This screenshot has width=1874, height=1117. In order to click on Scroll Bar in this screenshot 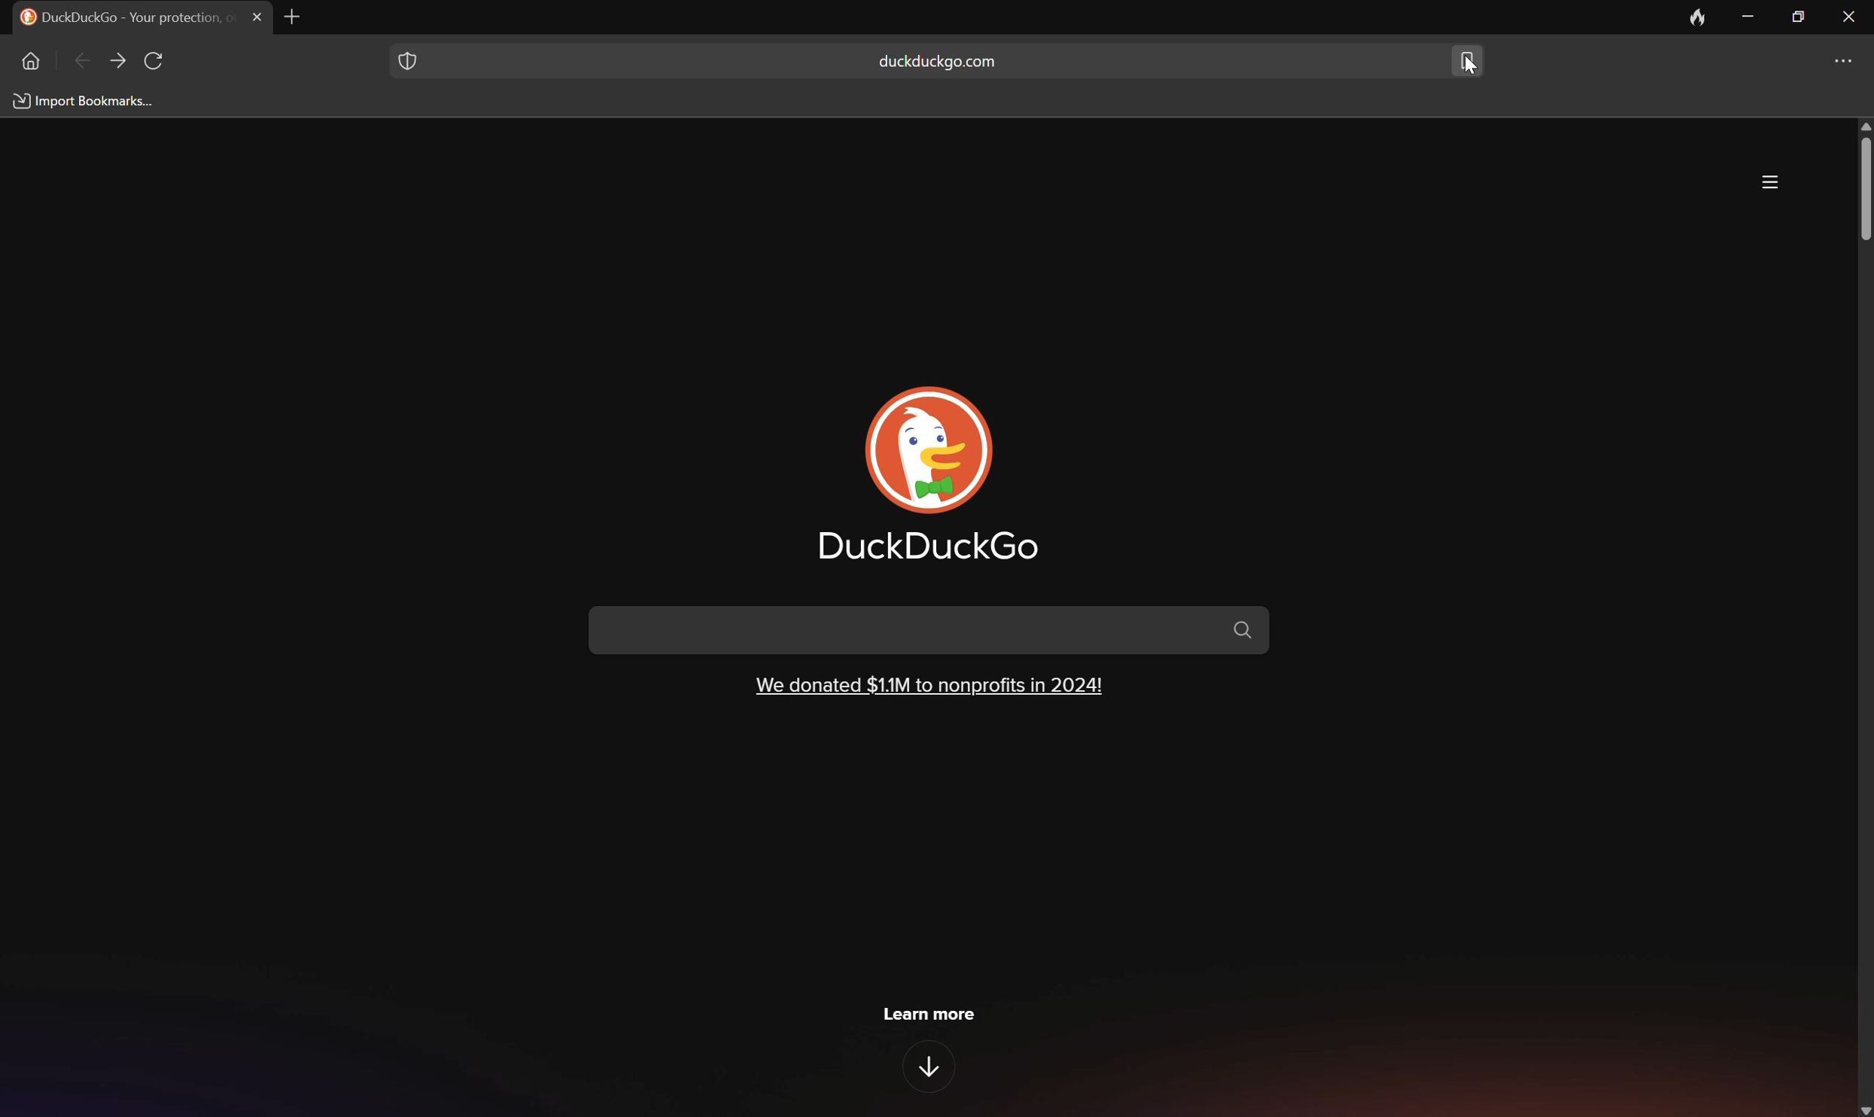, I will do `click(1862, 188)`.